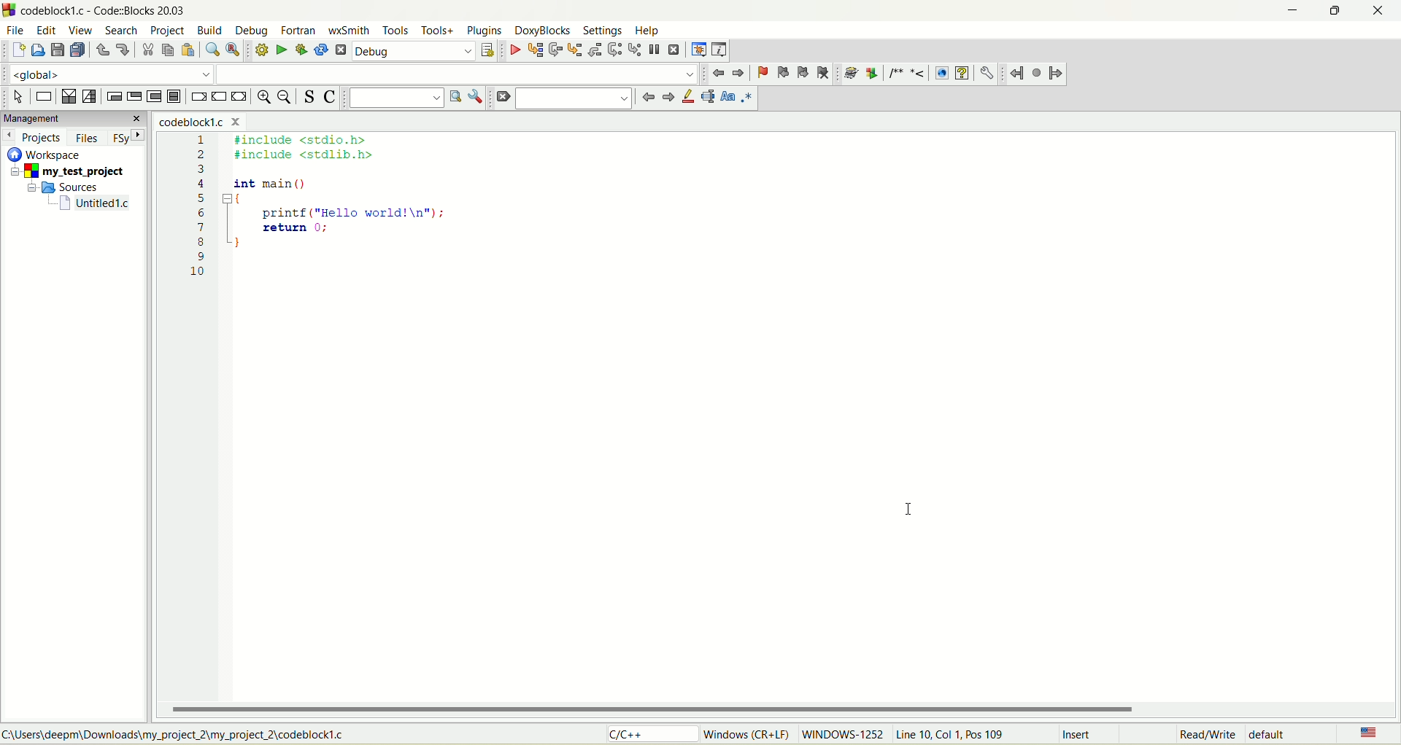 Image resolution: width=1401 pixels, height=745 pixels. Describe the element at coordinates (849, 74) in the screenshot. I see `doxywizard` at that location.